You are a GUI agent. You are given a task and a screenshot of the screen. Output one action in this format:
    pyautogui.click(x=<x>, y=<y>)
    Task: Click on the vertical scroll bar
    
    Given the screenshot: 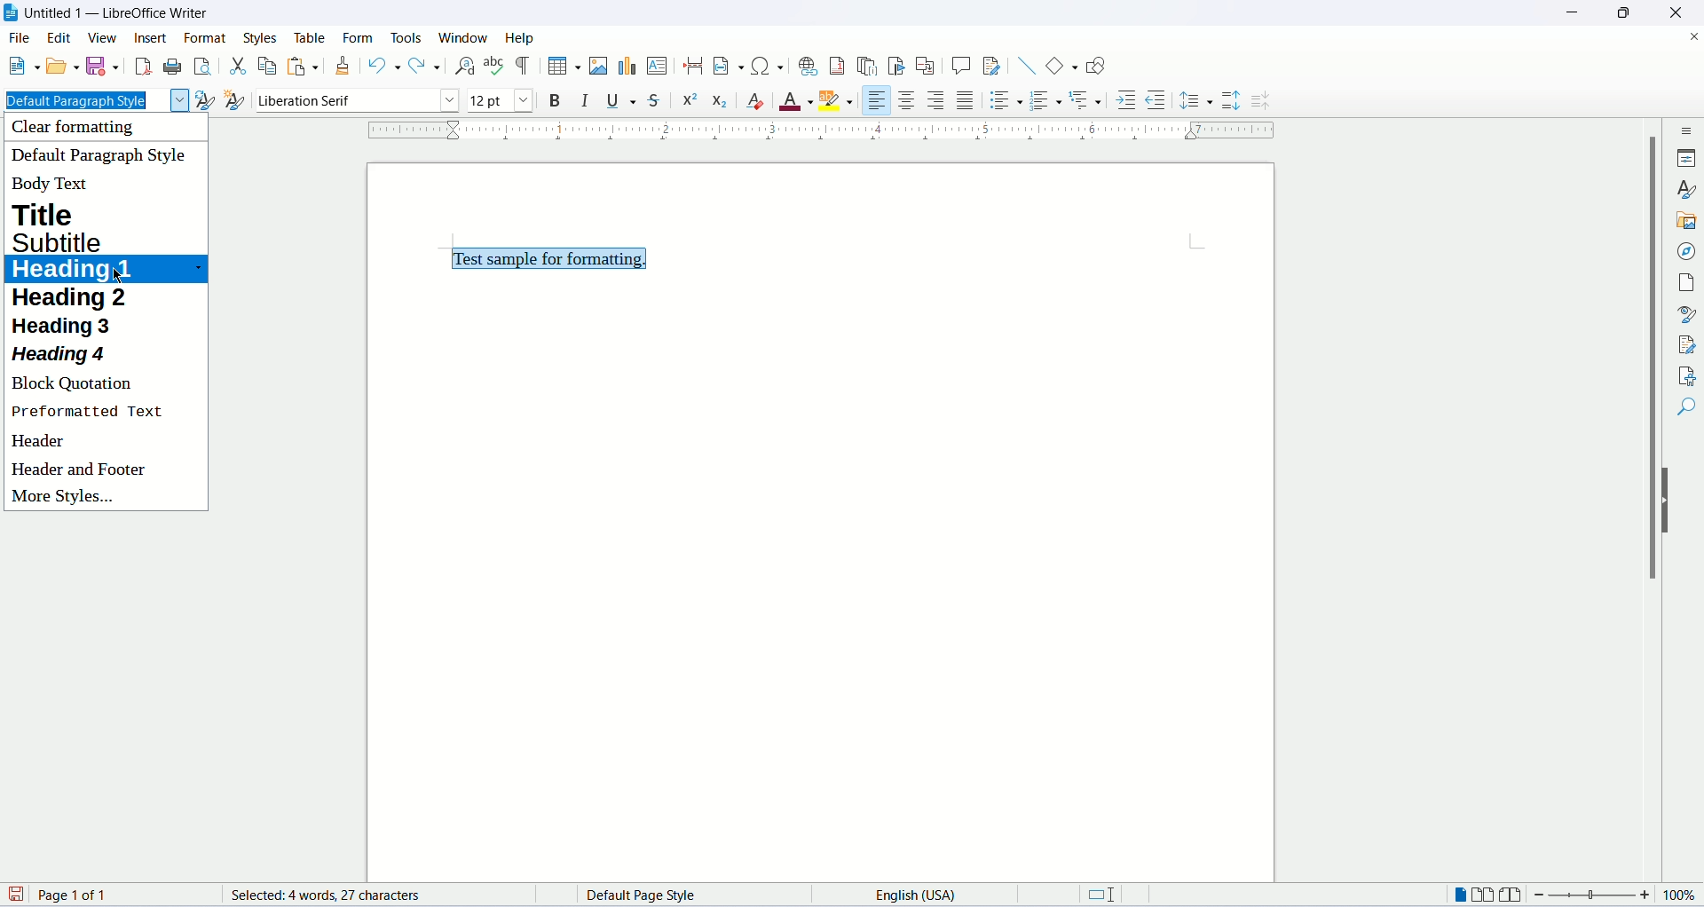 What is the action you would take?
    pyautogui.click(x=1647, y=505)
    